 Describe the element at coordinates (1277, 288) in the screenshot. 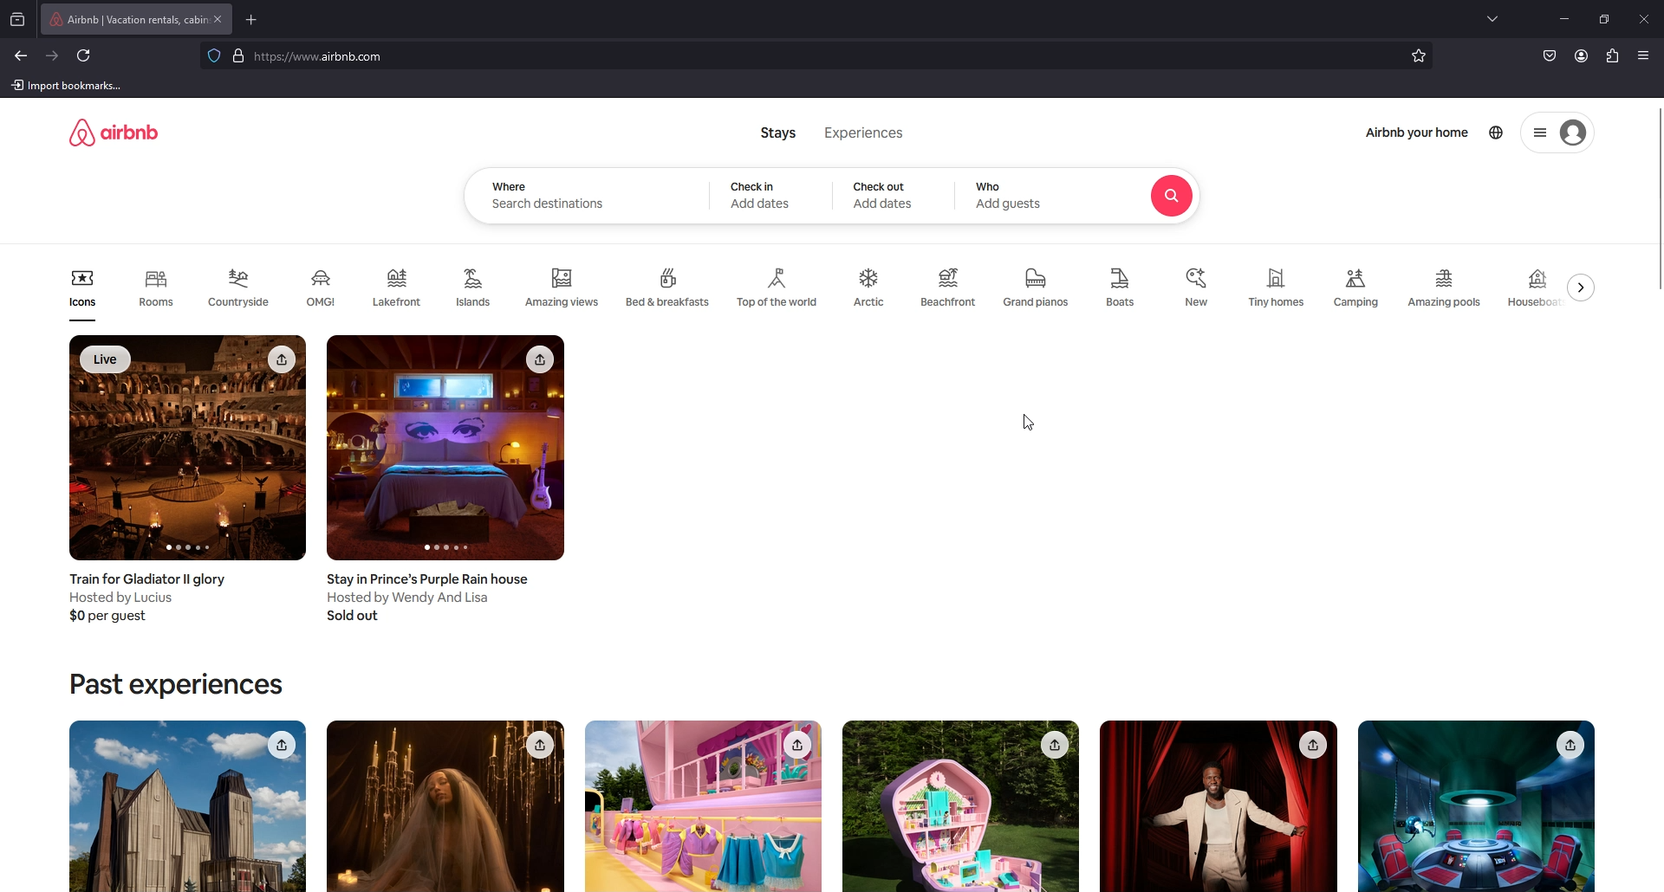

I see `tiny homes` at that location.